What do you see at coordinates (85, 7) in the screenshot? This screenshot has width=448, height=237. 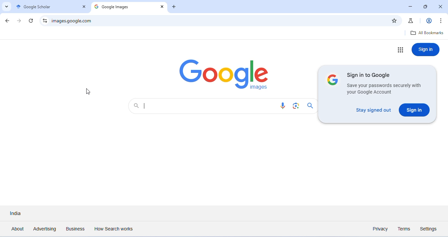 I see `close tab` at bounding box center [85, 7].